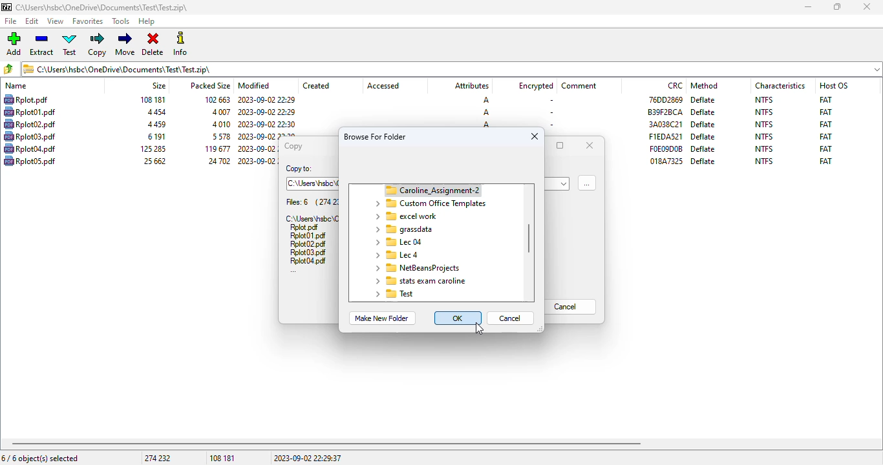  I want to click on NTFS, so click(763, 161).